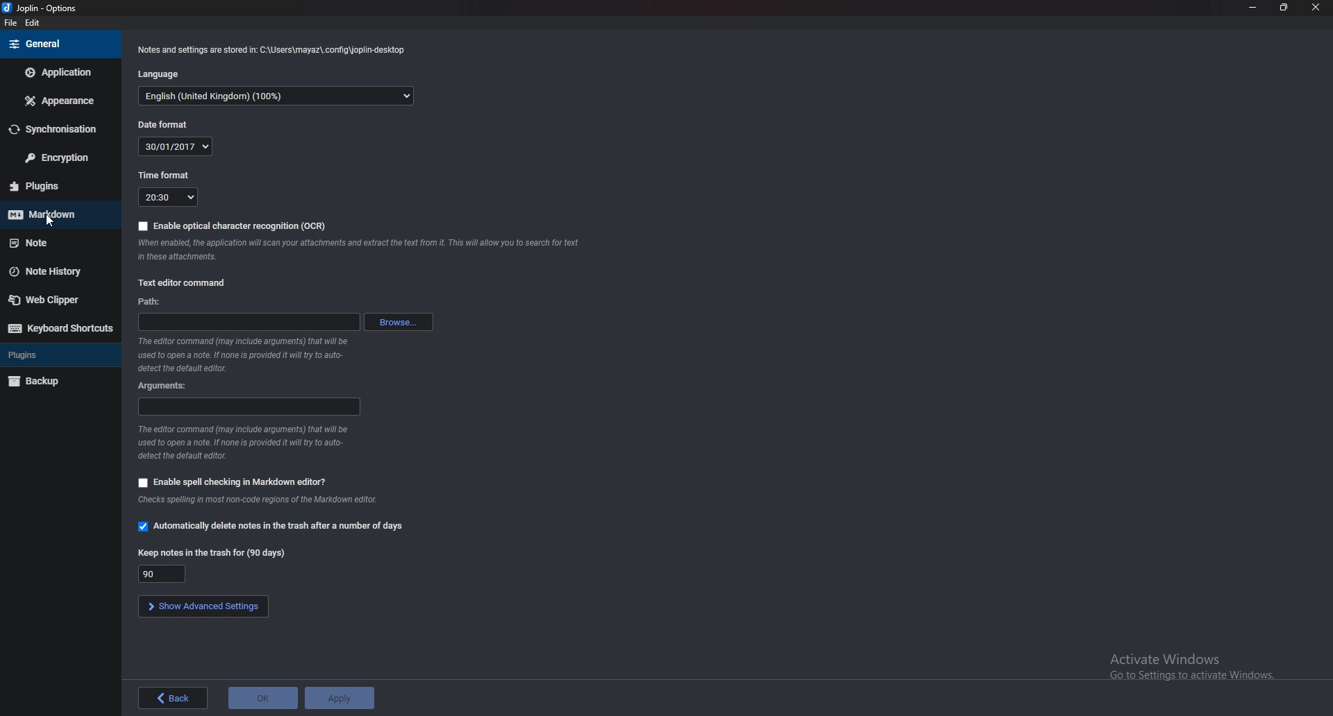 The width and height of the screenshot is (1333, 716). Describe the element at coordinates (34, 23) in the screenshot. I see `edit` at that location.